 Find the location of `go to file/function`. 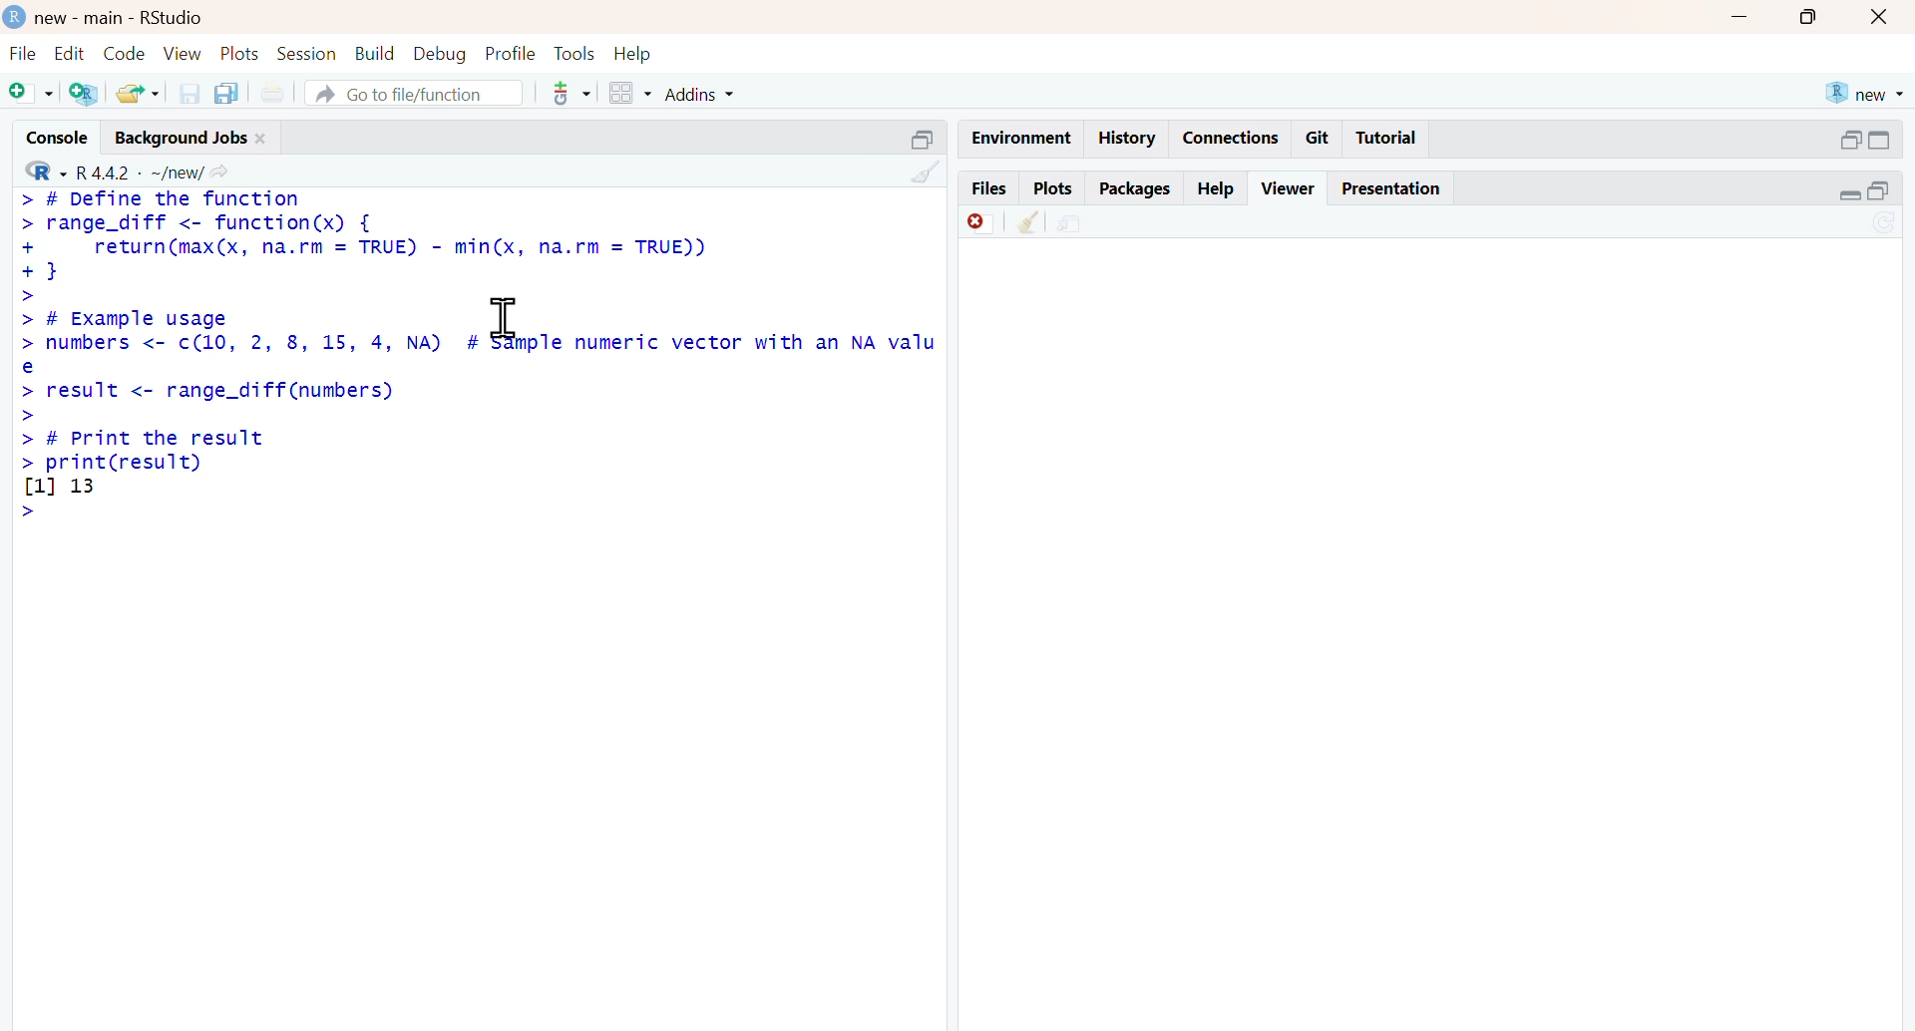

go to file/function is located at coordinates (415, 95).